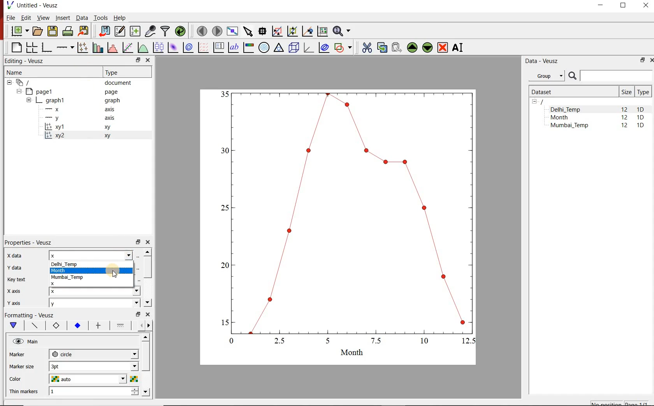 The height and width of the screenshot is (406, 654). I want to click on move to the previous page, so click(202, 31).